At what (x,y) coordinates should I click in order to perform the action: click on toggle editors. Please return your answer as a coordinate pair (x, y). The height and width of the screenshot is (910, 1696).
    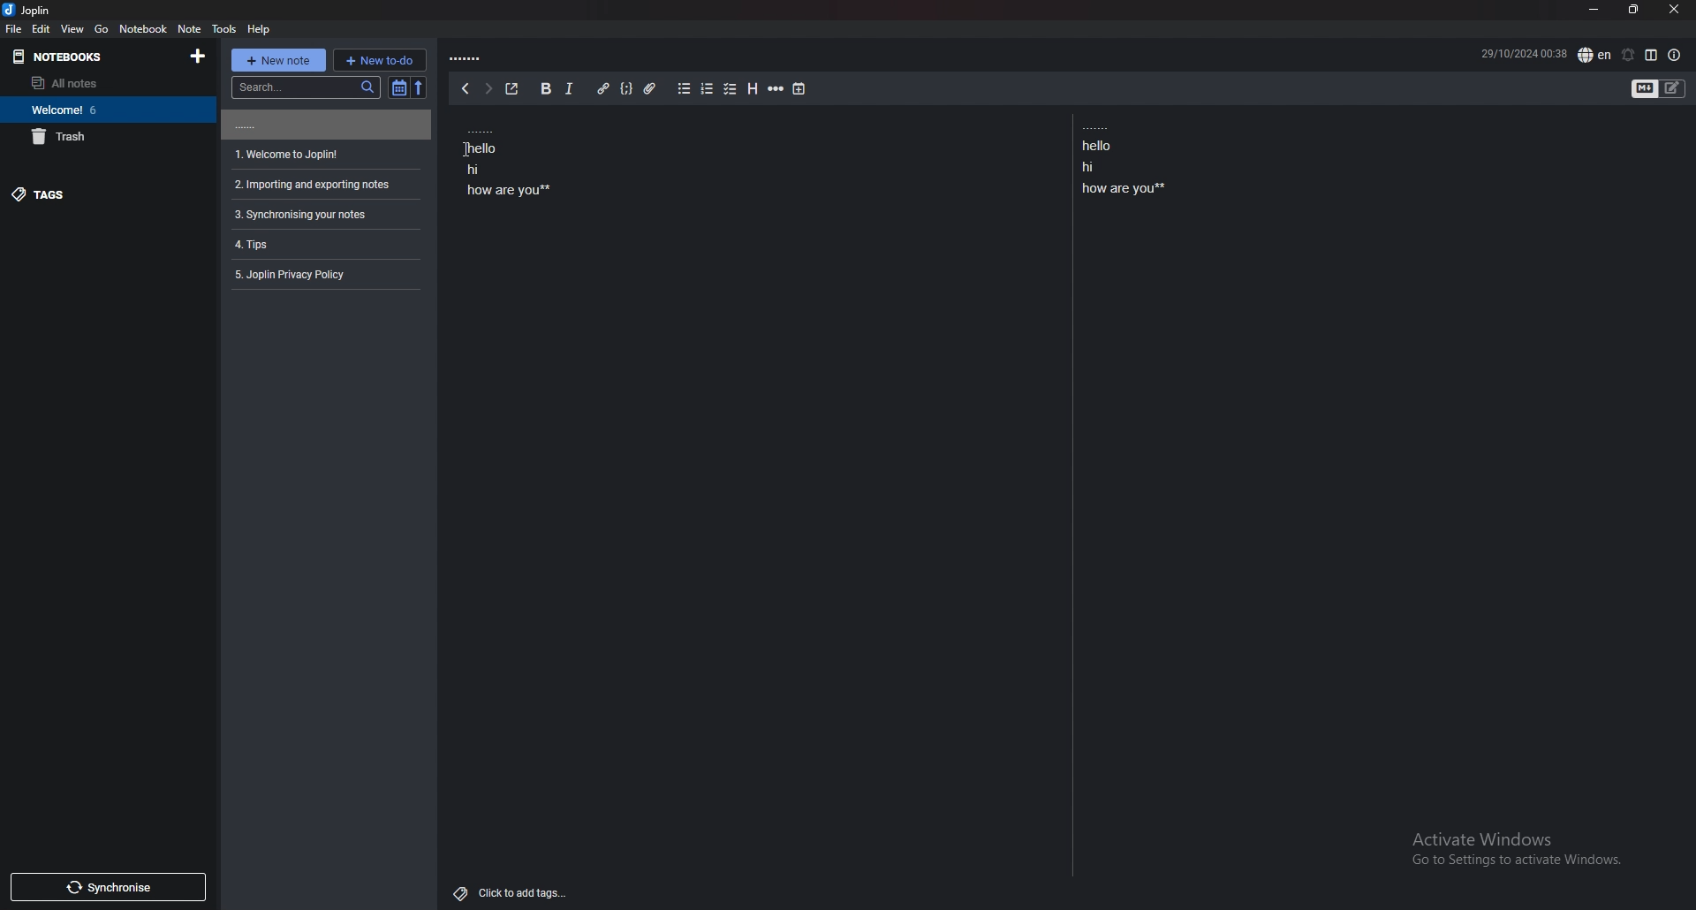
    Looking at the image, I should click on (1672, 88).